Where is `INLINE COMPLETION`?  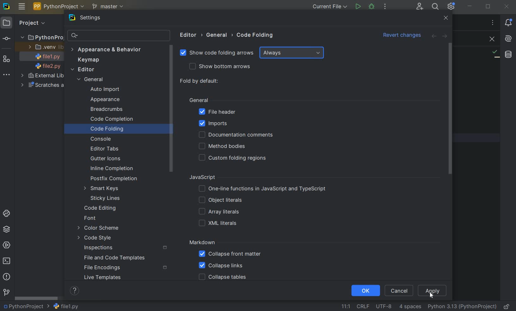 INLINE COMPLETION is located at coordinates (113, 168).